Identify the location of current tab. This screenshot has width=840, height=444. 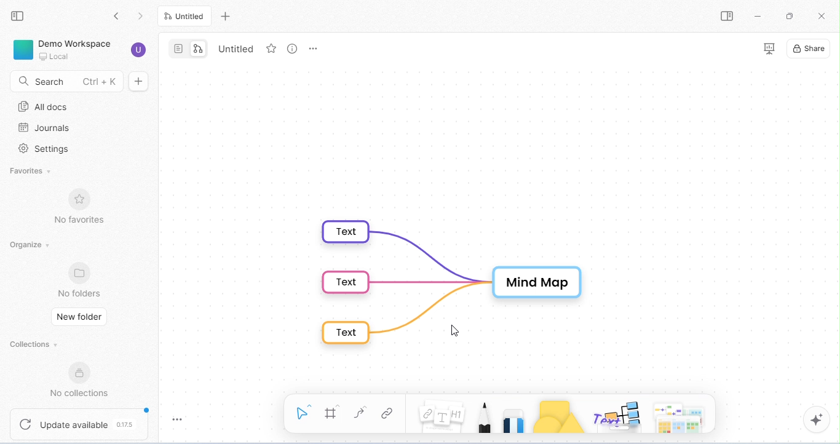
(183, 15).